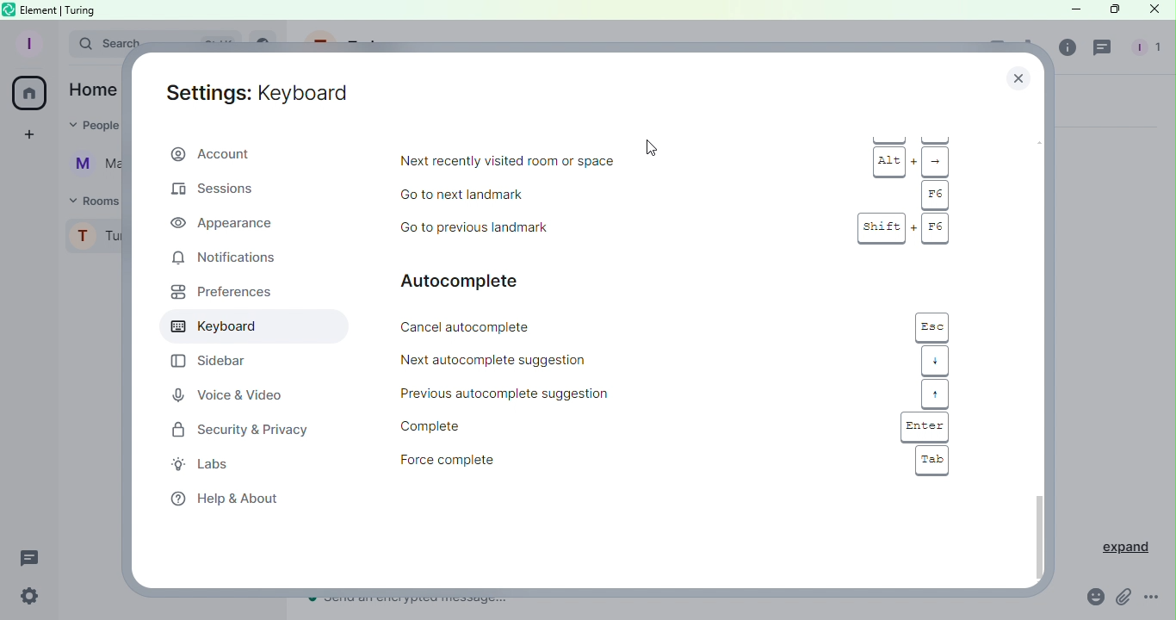 This screenshot has width=1176, height=620. I want to click on Settings: Account, so click(263, 92).